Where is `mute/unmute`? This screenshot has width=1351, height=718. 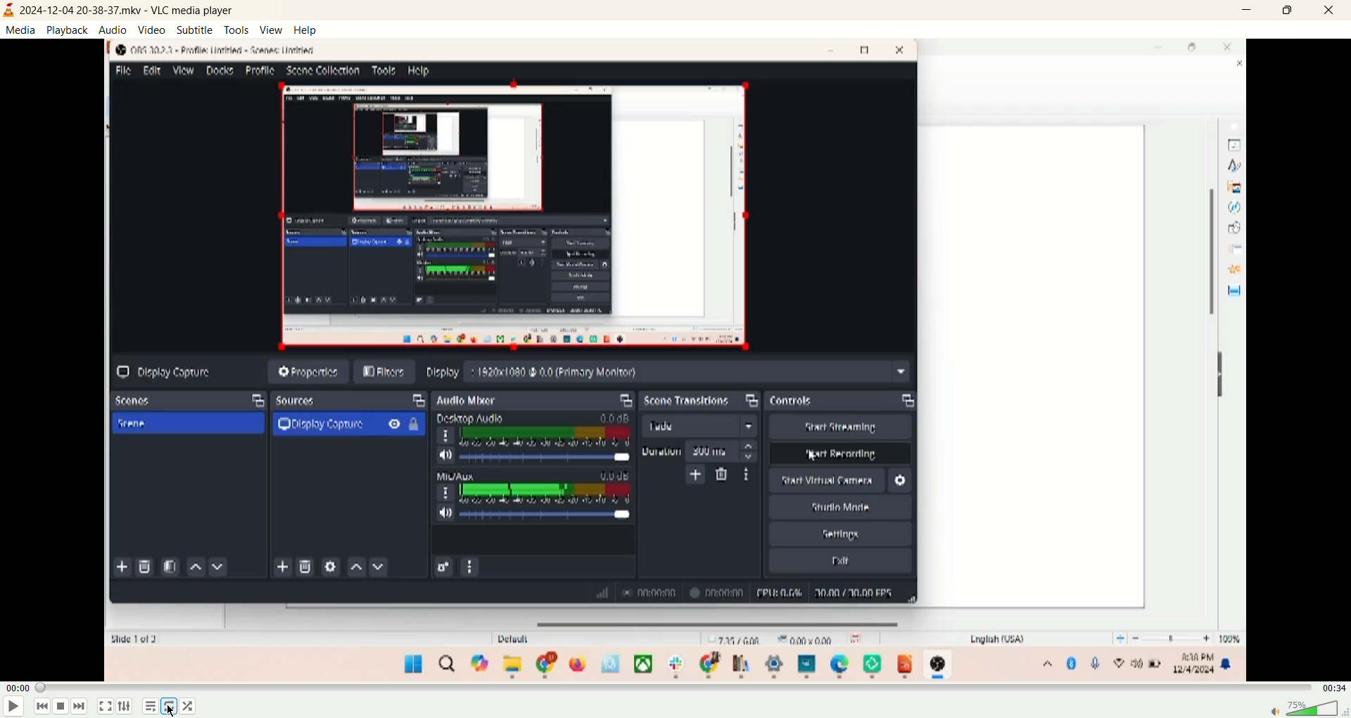 mute/unmute is located at coordinates (1269, 709).